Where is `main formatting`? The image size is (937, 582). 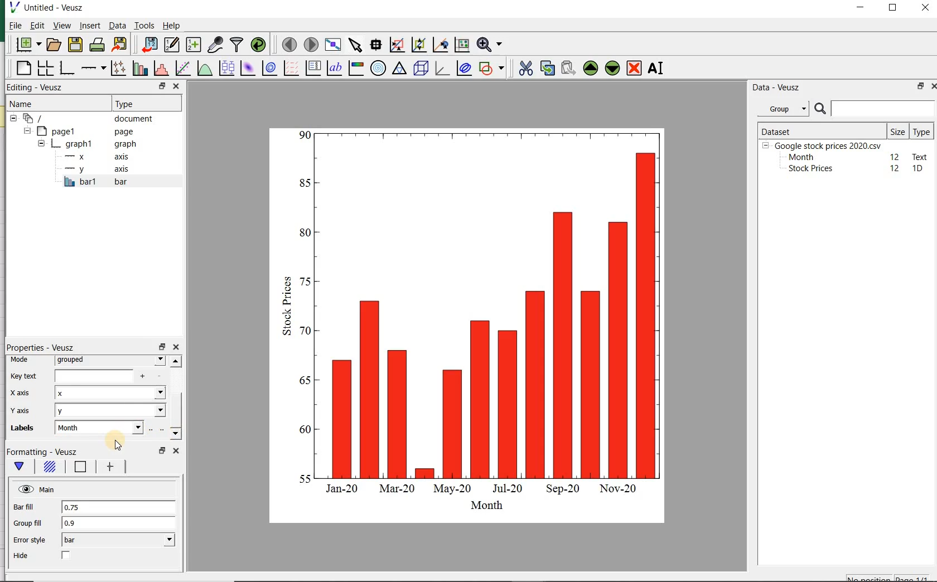
main formatting is located at coordinates (20, 466).